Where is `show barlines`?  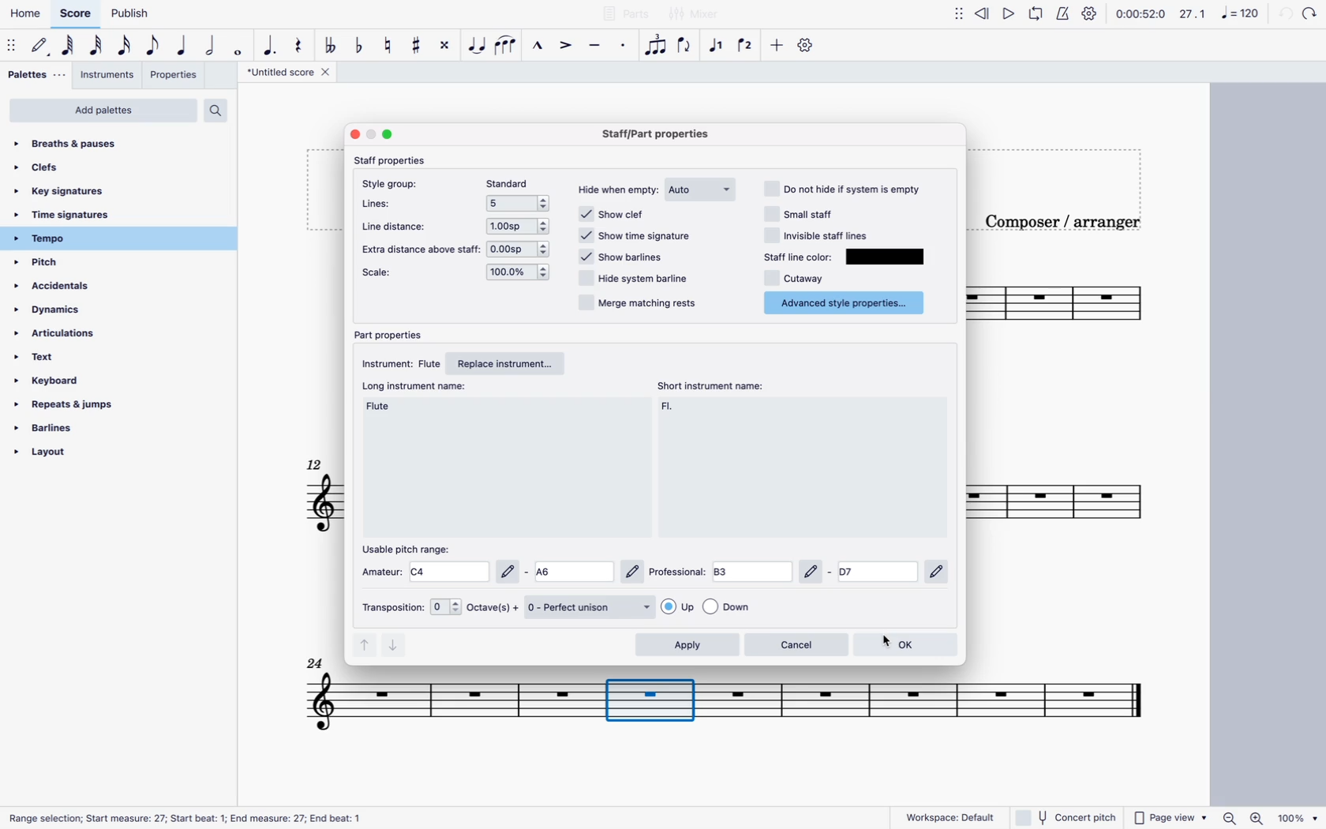
show barlines is located at coordinates (624, 257).